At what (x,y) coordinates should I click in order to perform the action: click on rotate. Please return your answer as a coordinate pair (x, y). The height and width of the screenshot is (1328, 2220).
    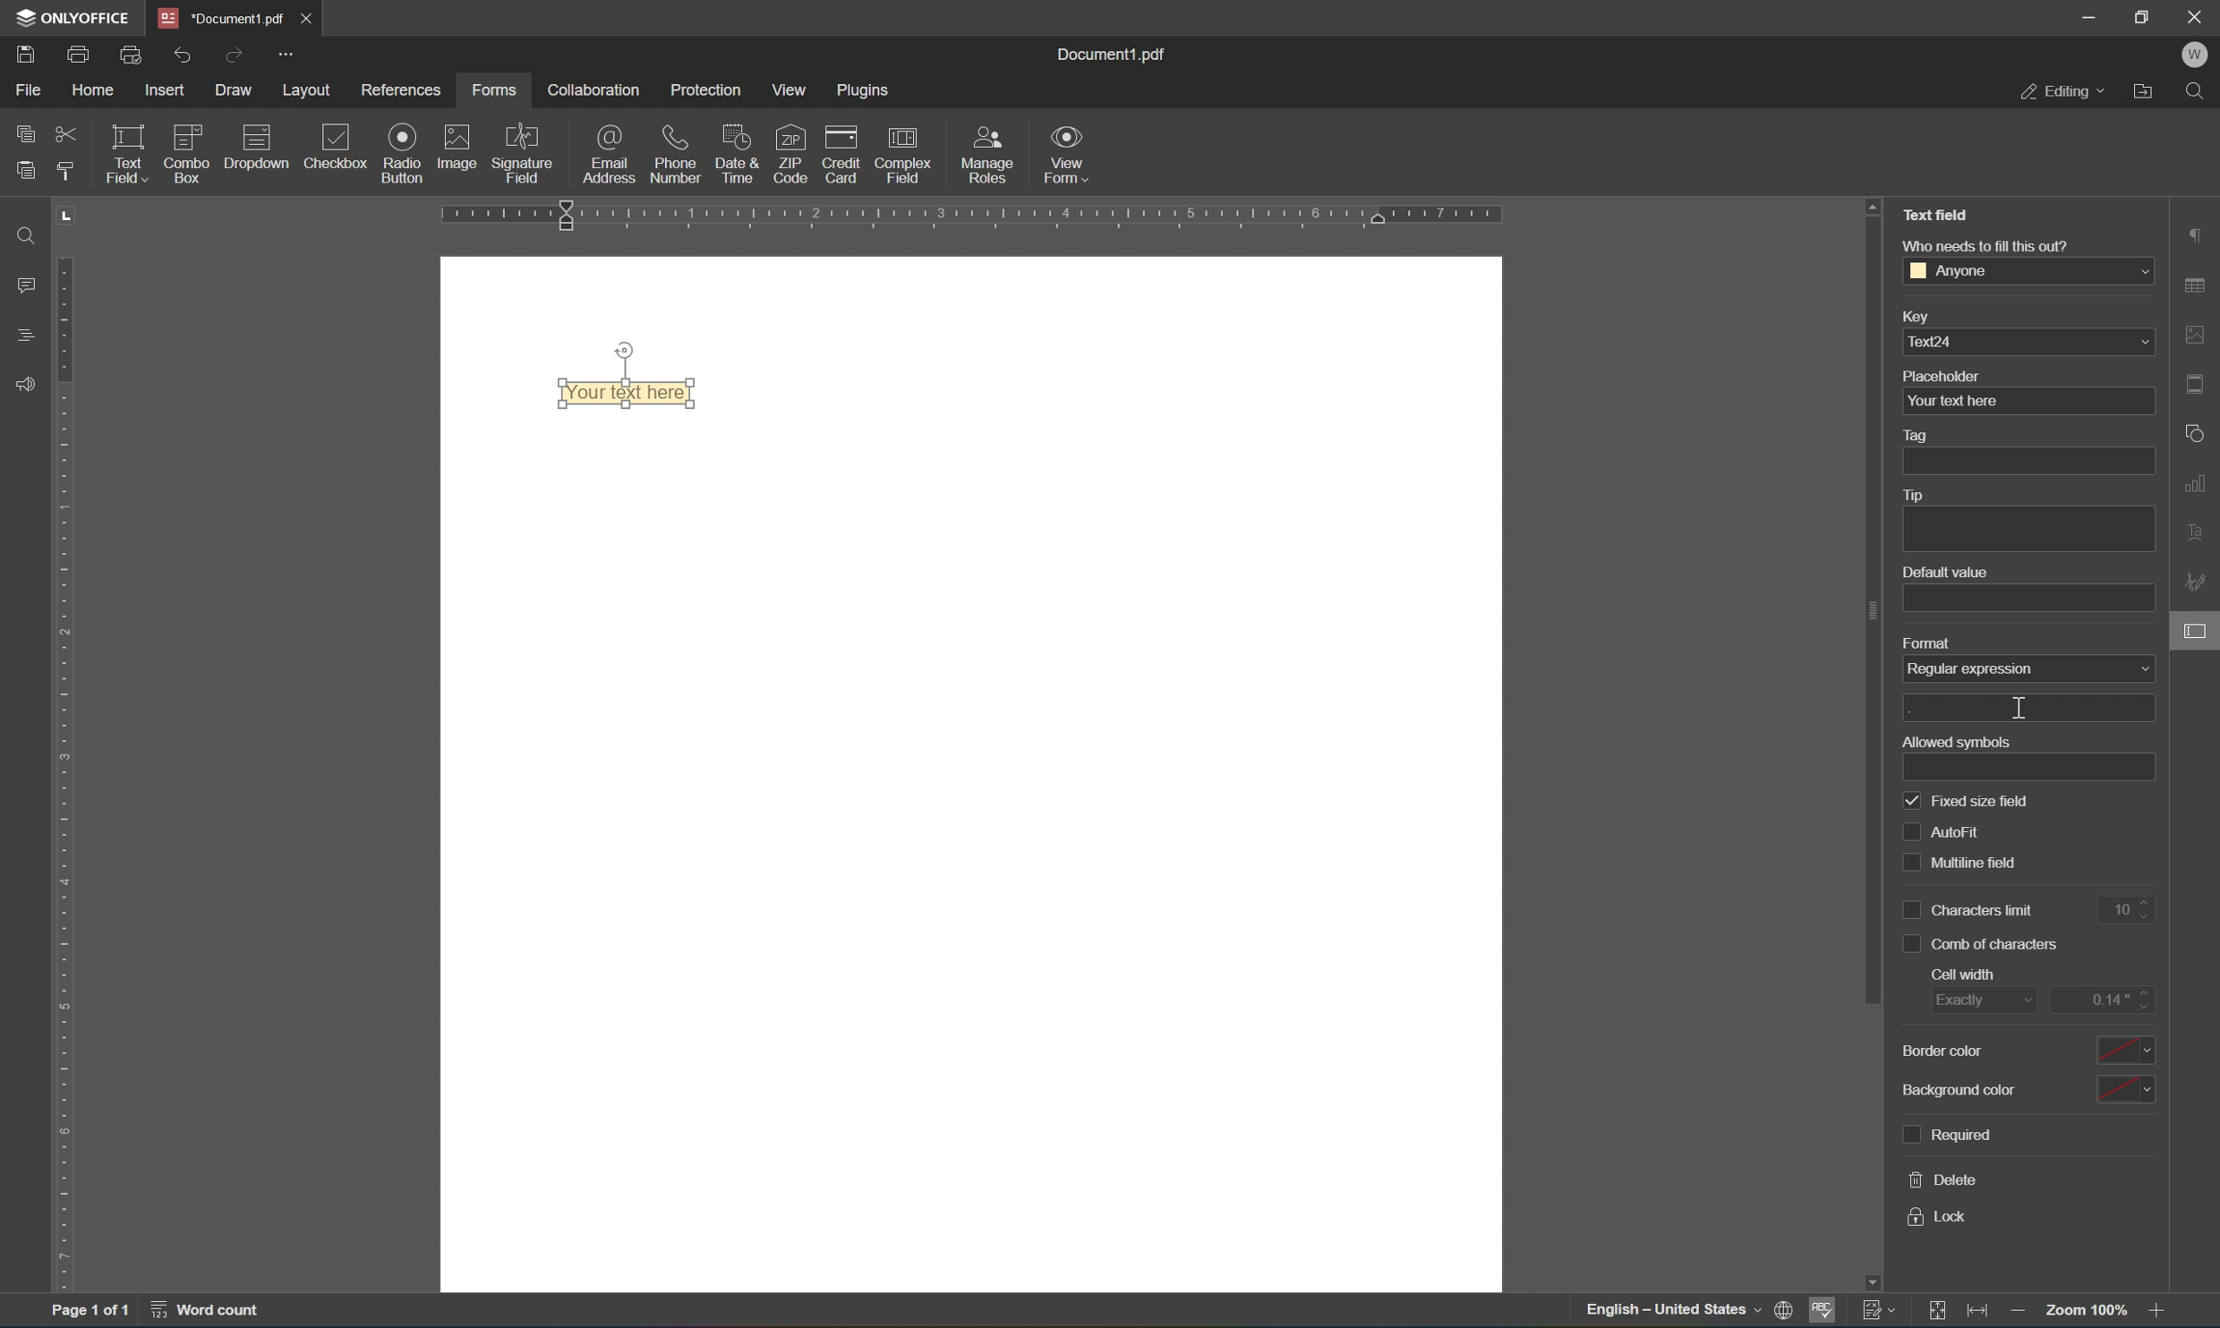
    Looking at the image, I should click on (625, 350).